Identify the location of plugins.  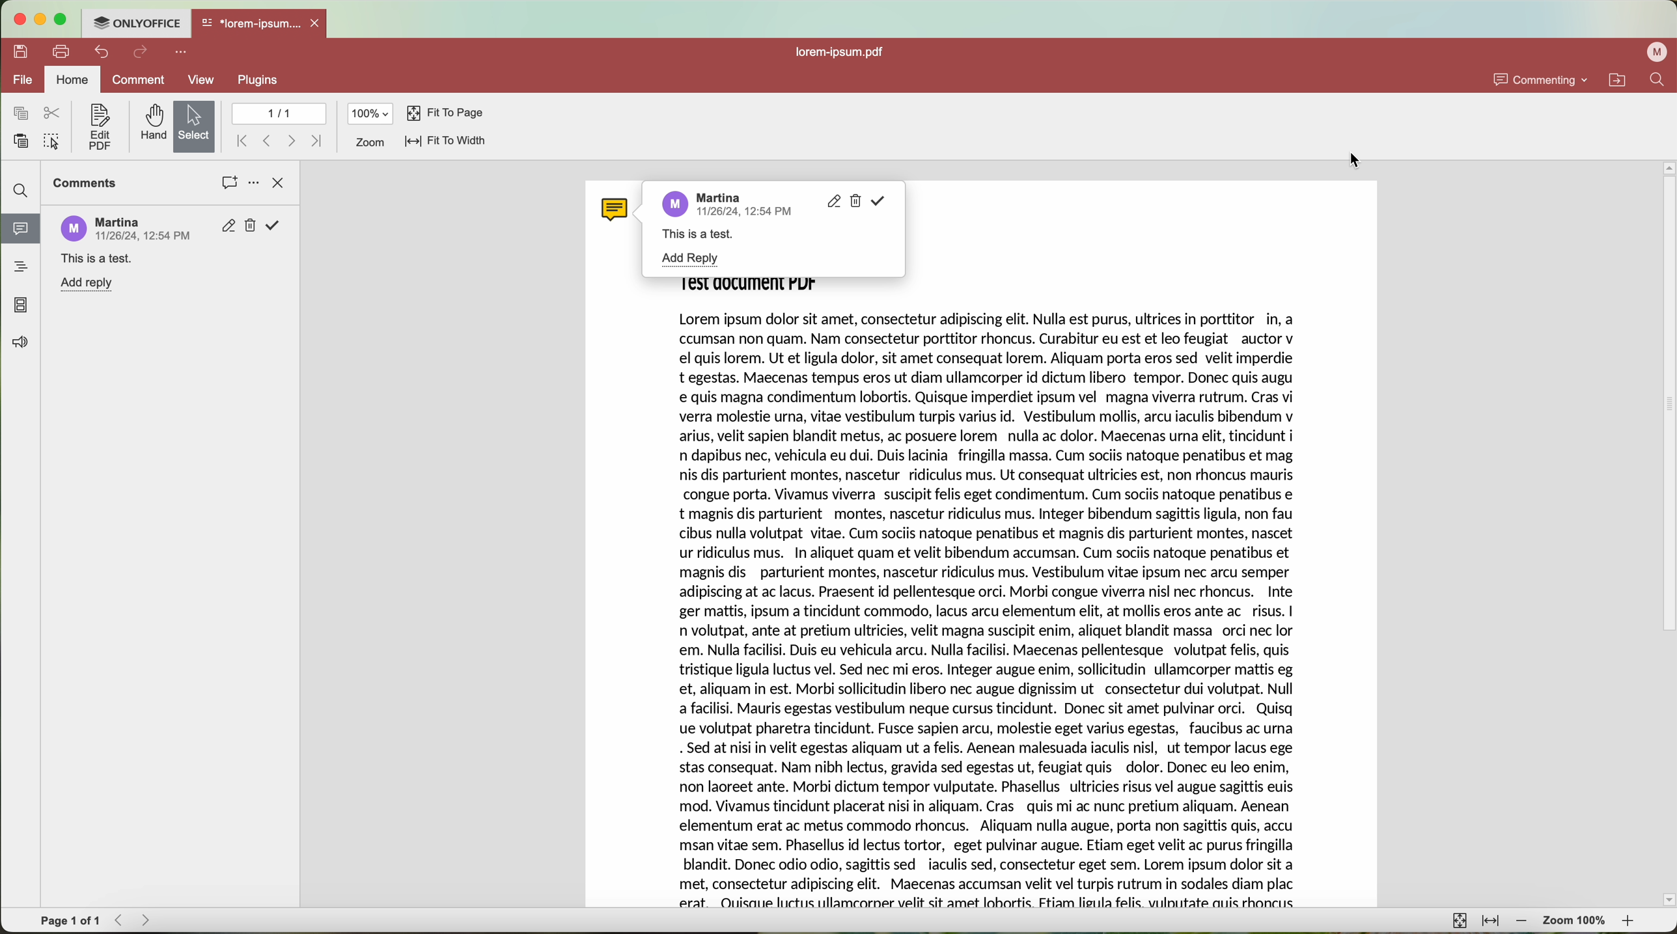
(256, 81).